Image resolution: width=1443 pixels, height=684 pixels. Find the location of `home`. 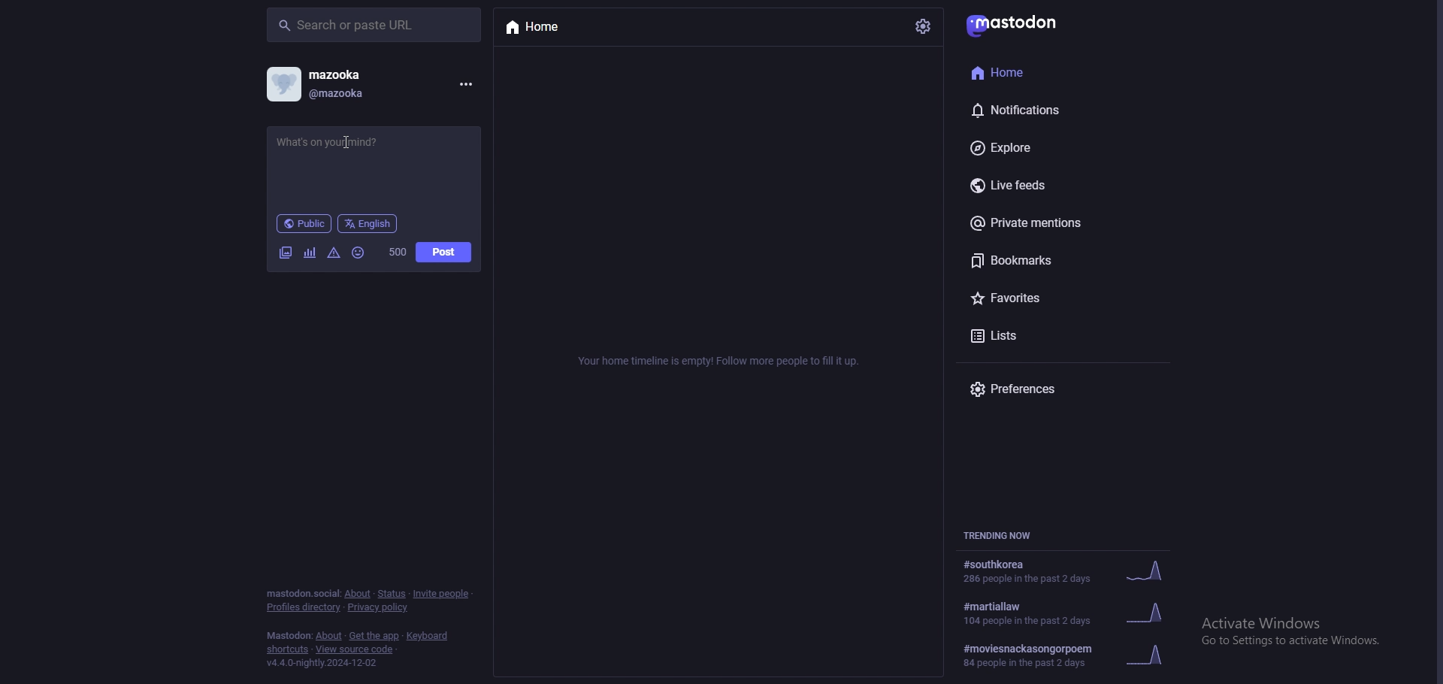

home is located at coordinates (564, 28).